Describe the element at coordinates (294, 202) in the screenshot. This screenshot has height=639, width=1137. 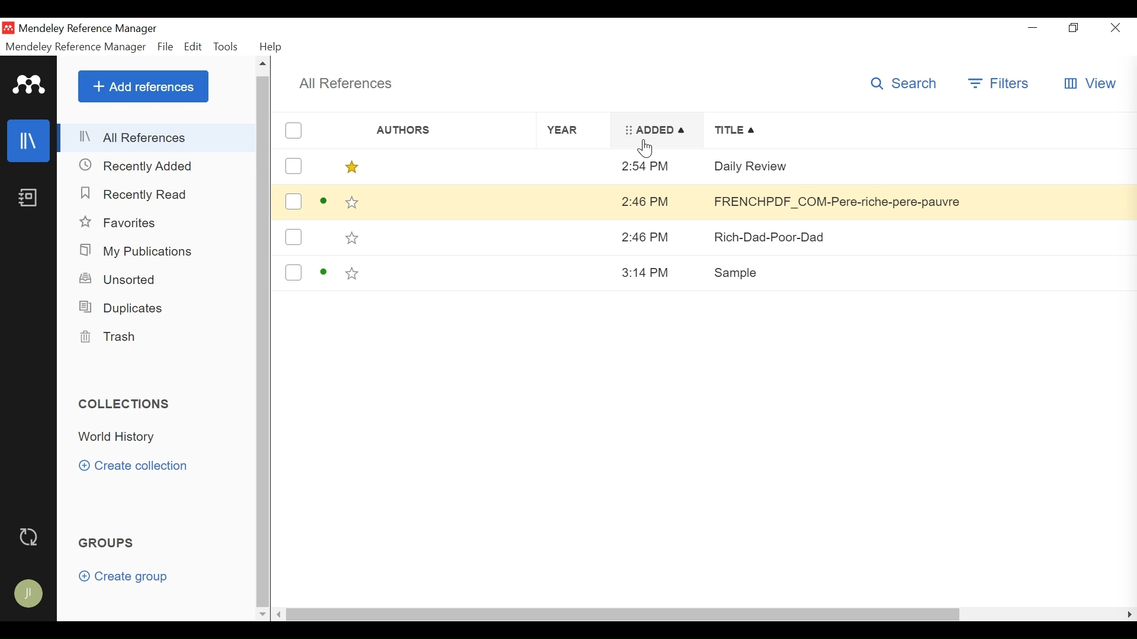
I see `(un)select` at that location.